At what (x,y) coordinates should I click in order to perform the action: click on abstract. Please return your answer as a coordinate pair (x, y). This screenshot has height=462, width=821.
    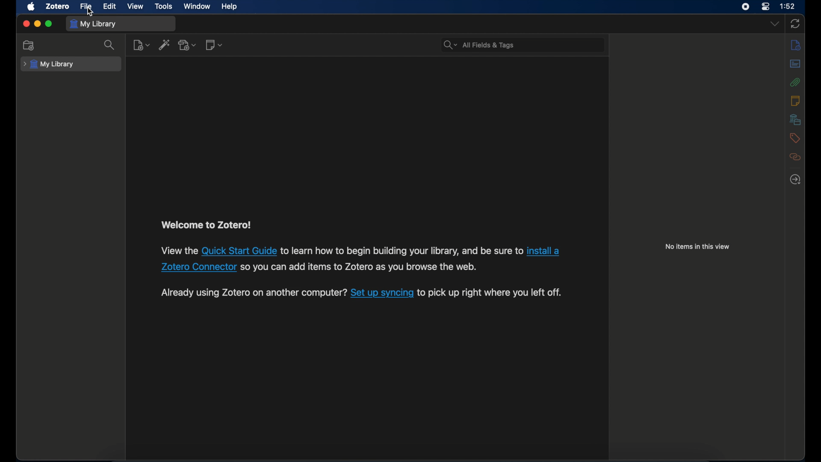
    Looking at the image, I should click on (795, 63).